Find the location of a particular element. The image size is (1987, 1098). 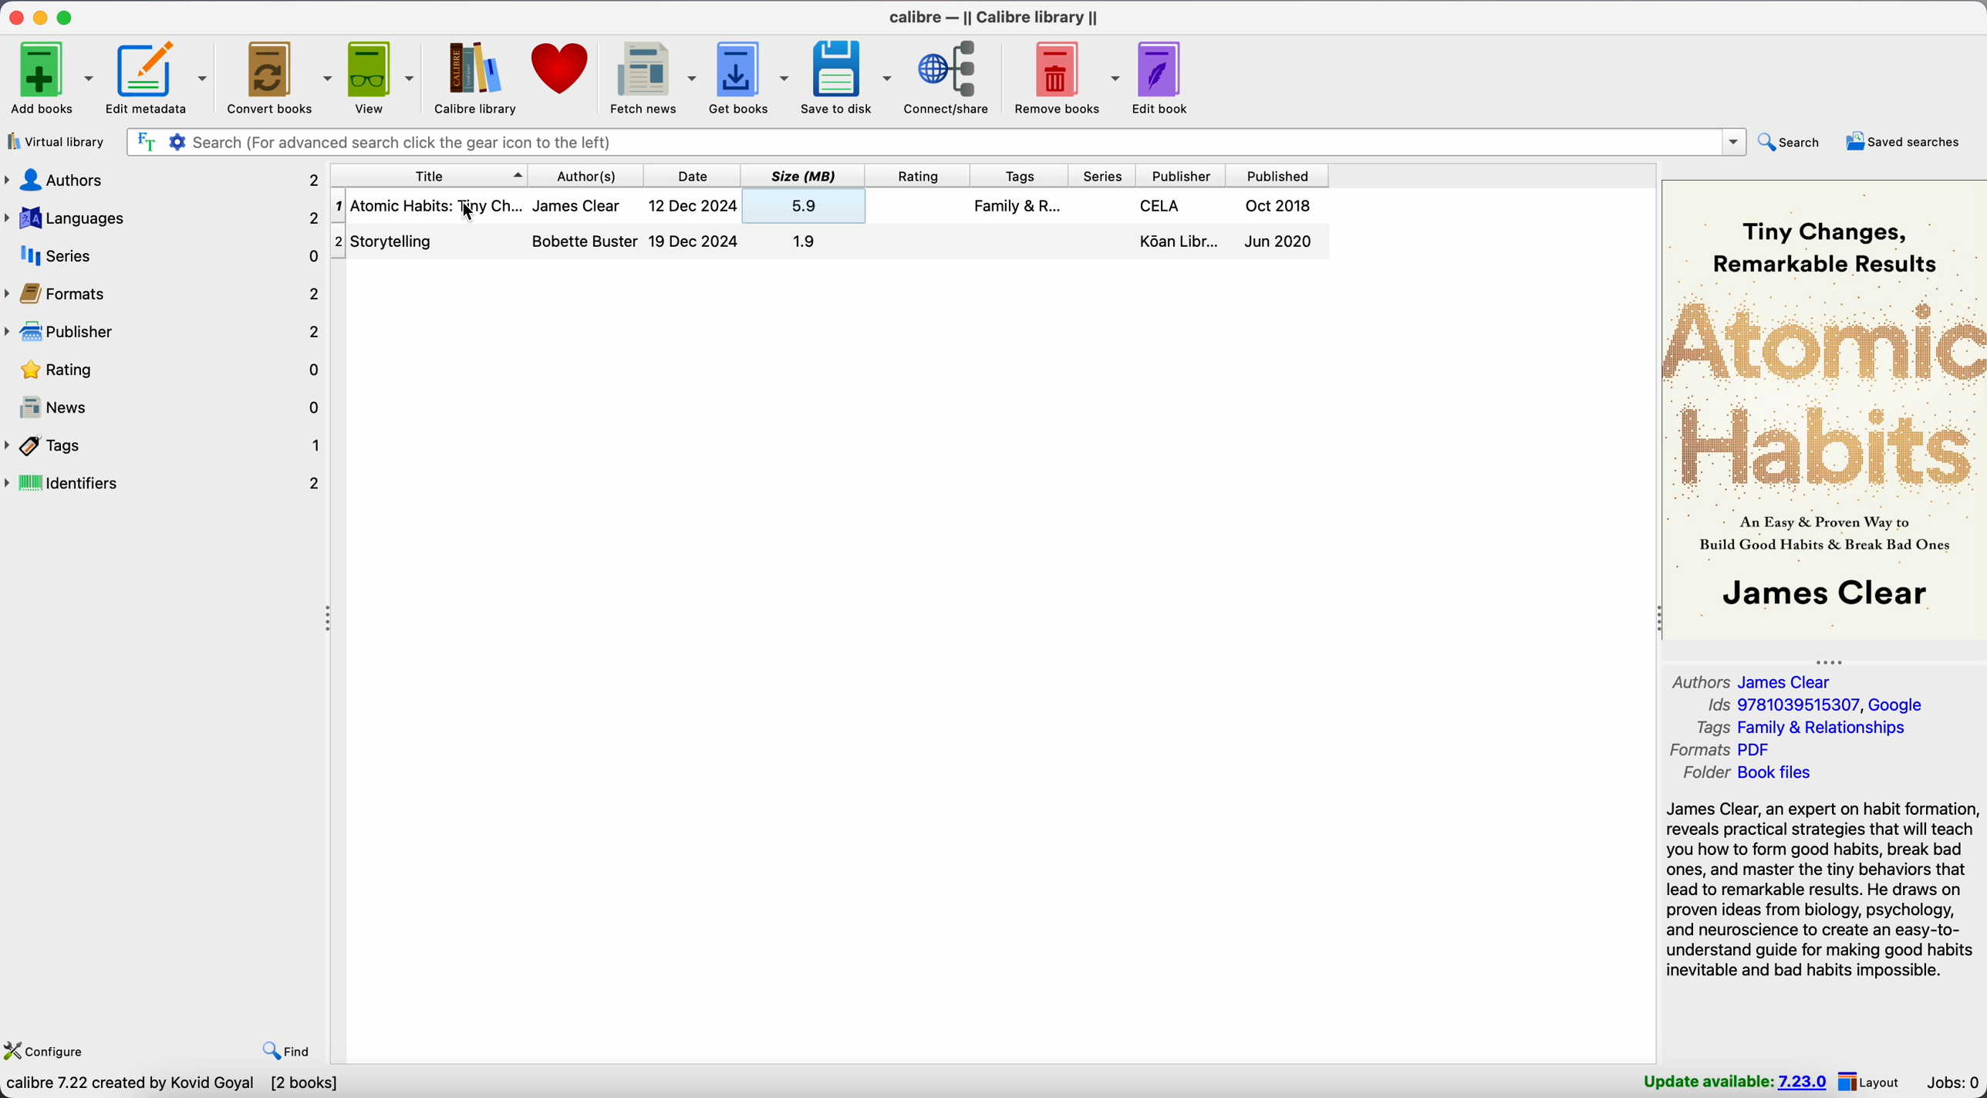

series is located at coordinates (1100, 176).